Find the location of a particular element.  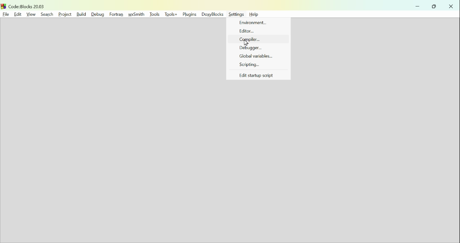

Search is located at coordinates (46, 14).